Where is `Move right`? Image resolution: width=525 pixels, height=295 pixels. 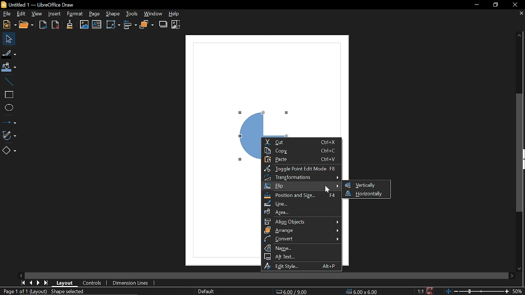 Move right is located at coordinates (513, 276).